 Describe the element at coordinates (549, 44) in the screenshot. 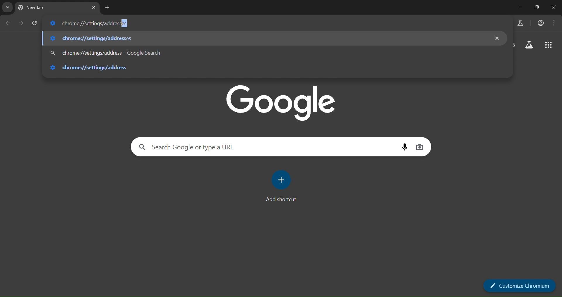

I see `google apps` at that location.